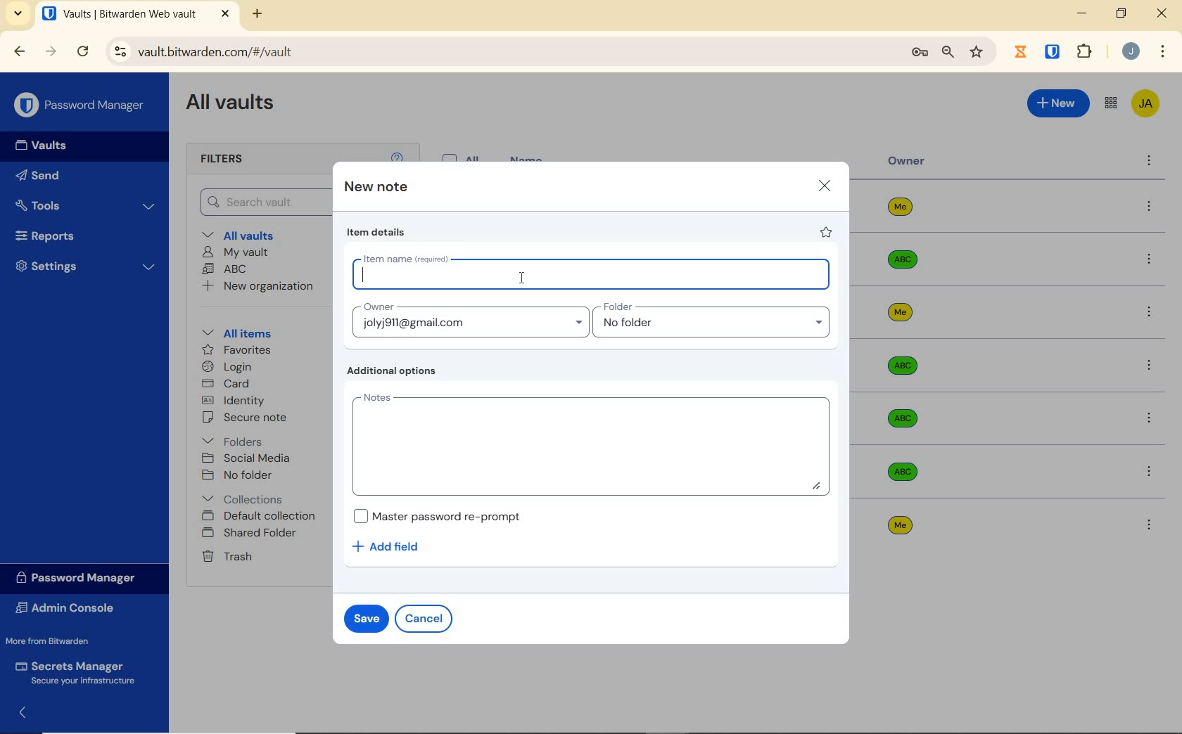 The width and height of the screenshot is (1182, 734). Describe the element at coordinates (528, 157) in the screenshot. I see `name` at that location.